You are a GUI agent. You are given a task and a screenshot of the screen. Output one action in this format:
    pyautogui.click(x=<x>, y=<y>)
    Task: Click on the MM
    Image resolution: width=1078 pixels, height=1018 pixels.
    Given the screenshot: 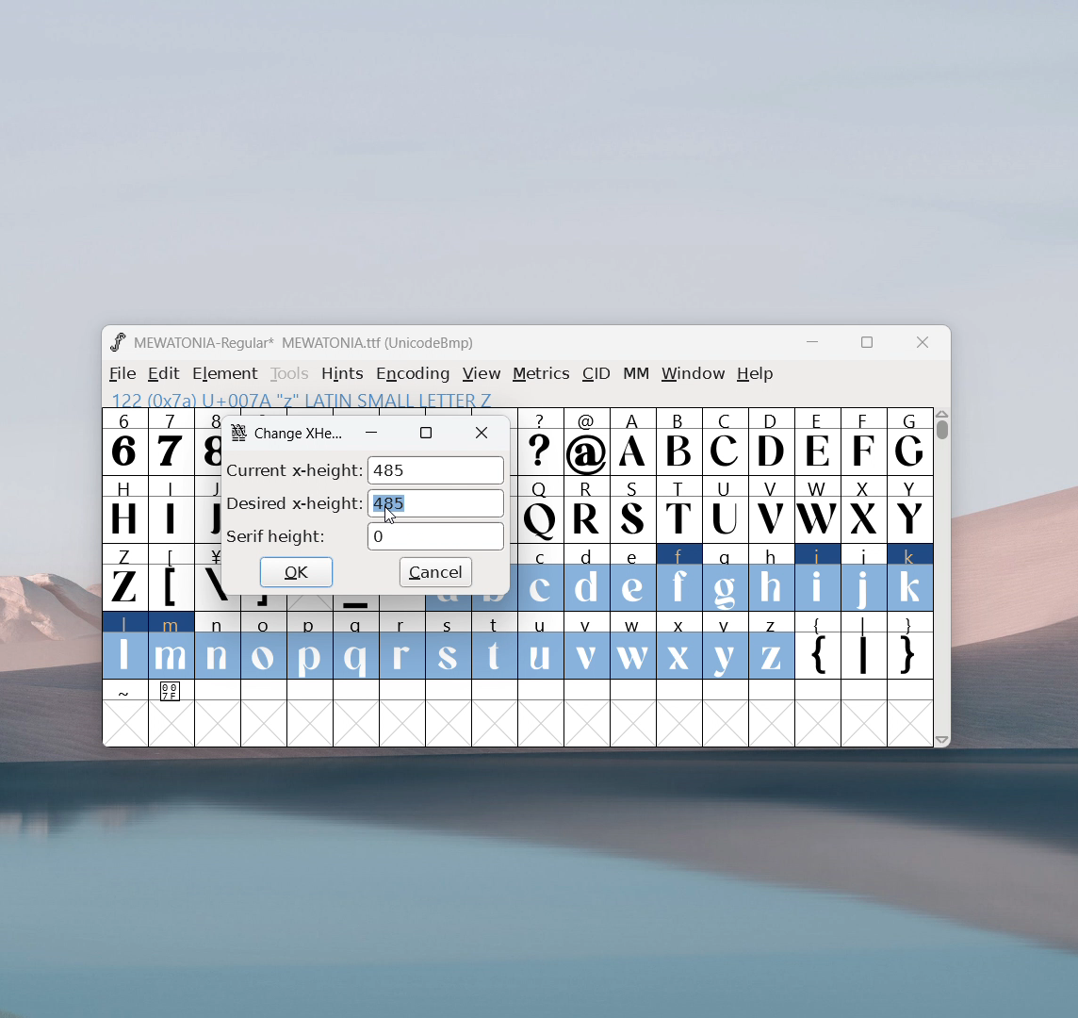 What is the action you would take?
    pyautogui.click(x=637, y=375)
    